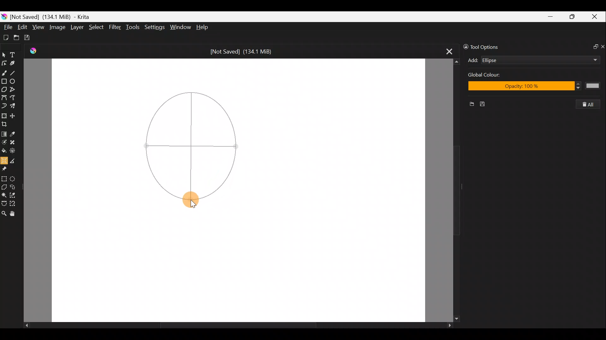 Image resolution: width=606 pixels, height=340 pixels. Describe the element at coordinates (58, 27) in the screenshot. I see `Image` at that location.